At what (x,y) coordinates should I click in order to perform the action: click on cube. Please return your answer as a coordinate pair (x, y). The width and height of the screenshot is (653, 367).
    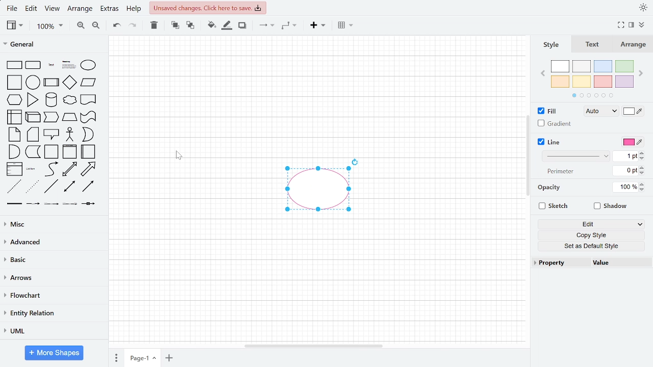
    Looking at the image, I should click on (33, 116).